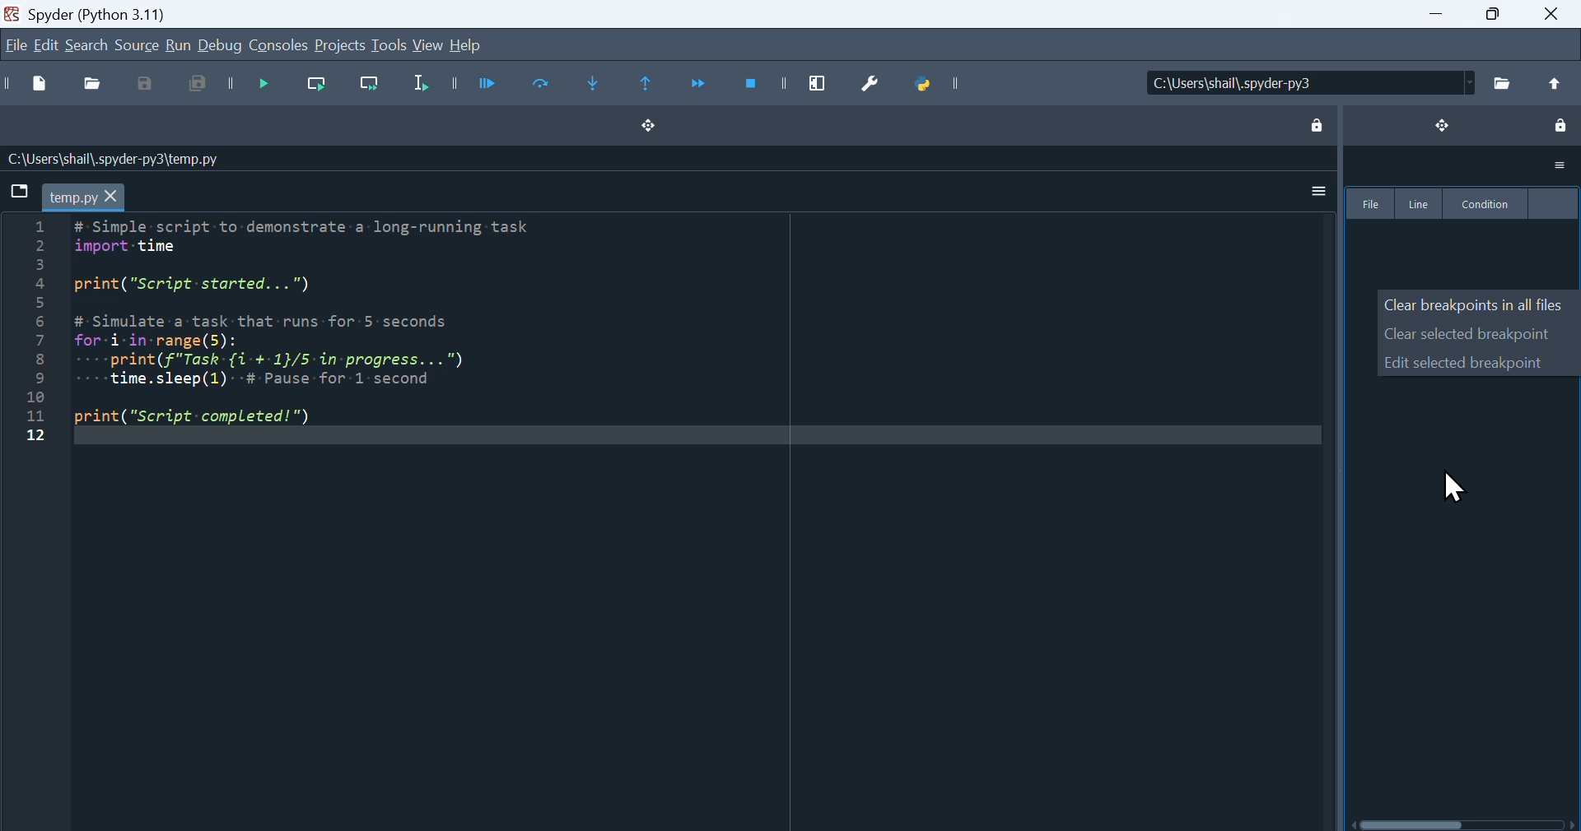 This screenshot has width=1581, height=831. What do you see at coordinates (1502, 82) in the screenshot?
I see `browse a working directory` at bounding box center [1502, 82].